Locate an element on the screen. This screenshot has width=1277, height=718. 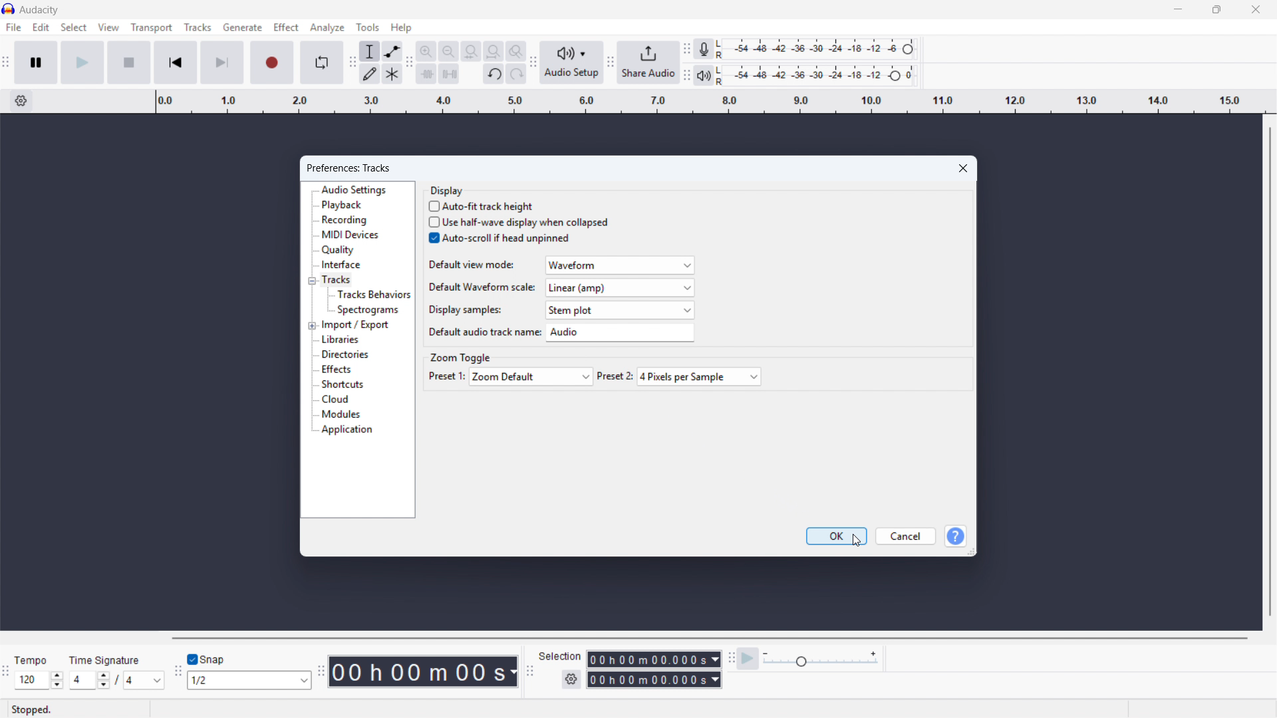
cloud is located at coordinates (336, 399).